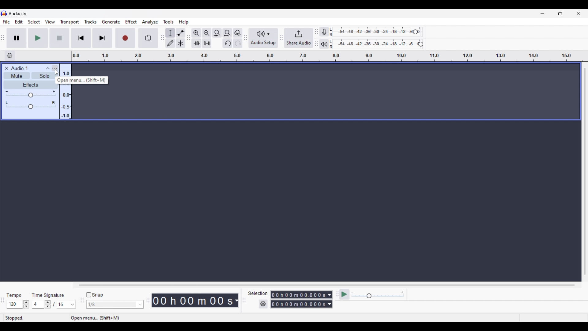 This screenshot has width=588, height=331. I want to click on Share audio, so click(299, 38).